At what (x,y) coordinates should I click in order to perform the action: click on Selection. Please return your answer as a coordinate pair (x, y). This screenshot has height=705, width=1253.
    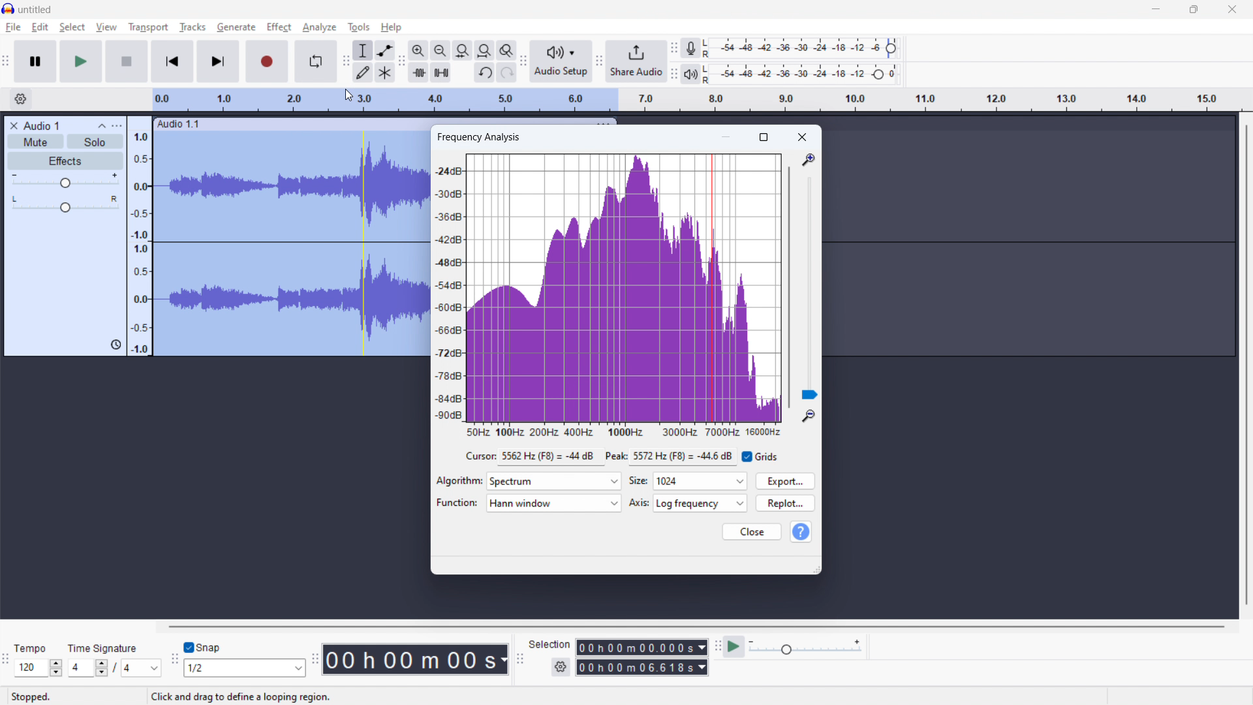
    Looking at the image, I should click on (549, 643).